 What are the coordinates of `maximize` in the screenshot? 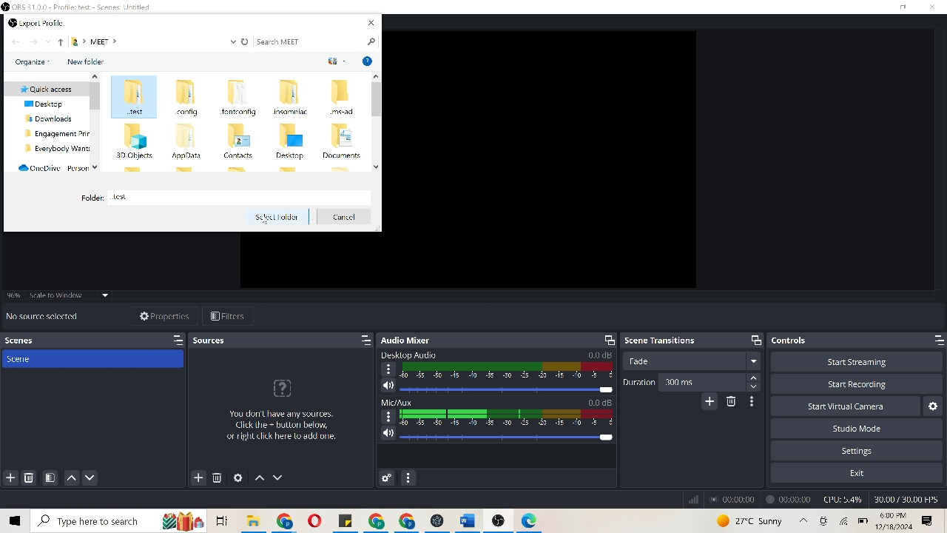 It's located at (358, 340).